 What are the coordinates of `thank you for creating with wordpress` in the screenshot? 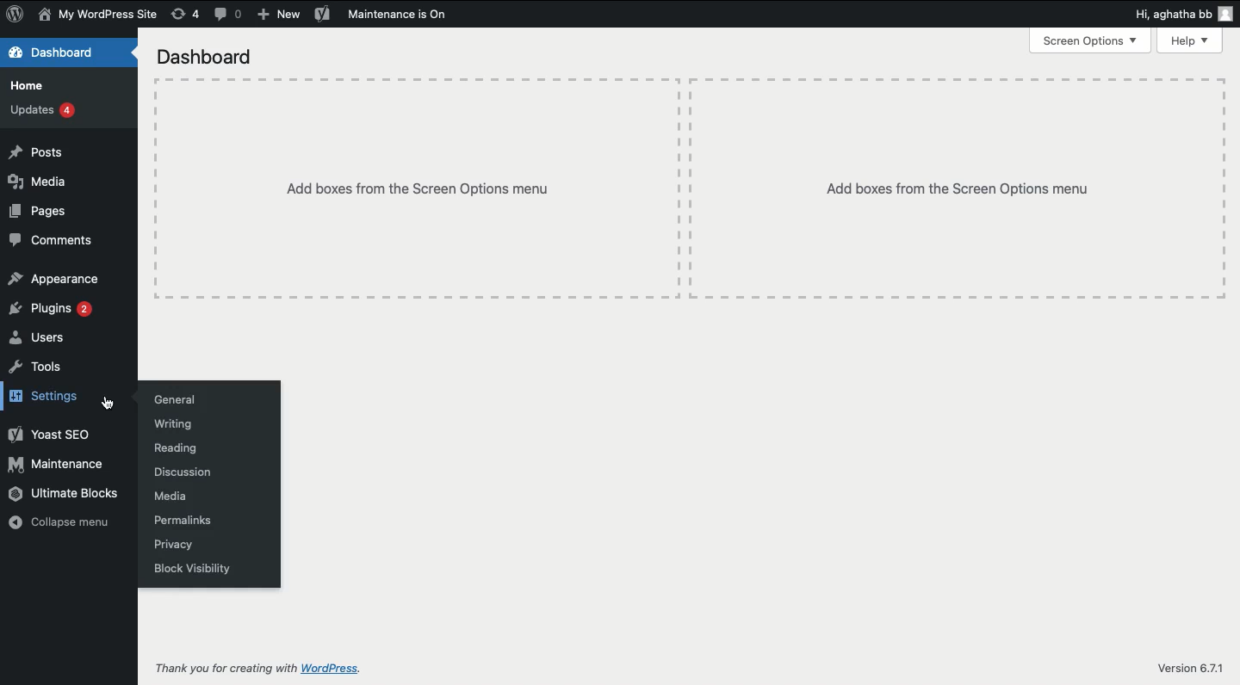 It's located at (259, 669).